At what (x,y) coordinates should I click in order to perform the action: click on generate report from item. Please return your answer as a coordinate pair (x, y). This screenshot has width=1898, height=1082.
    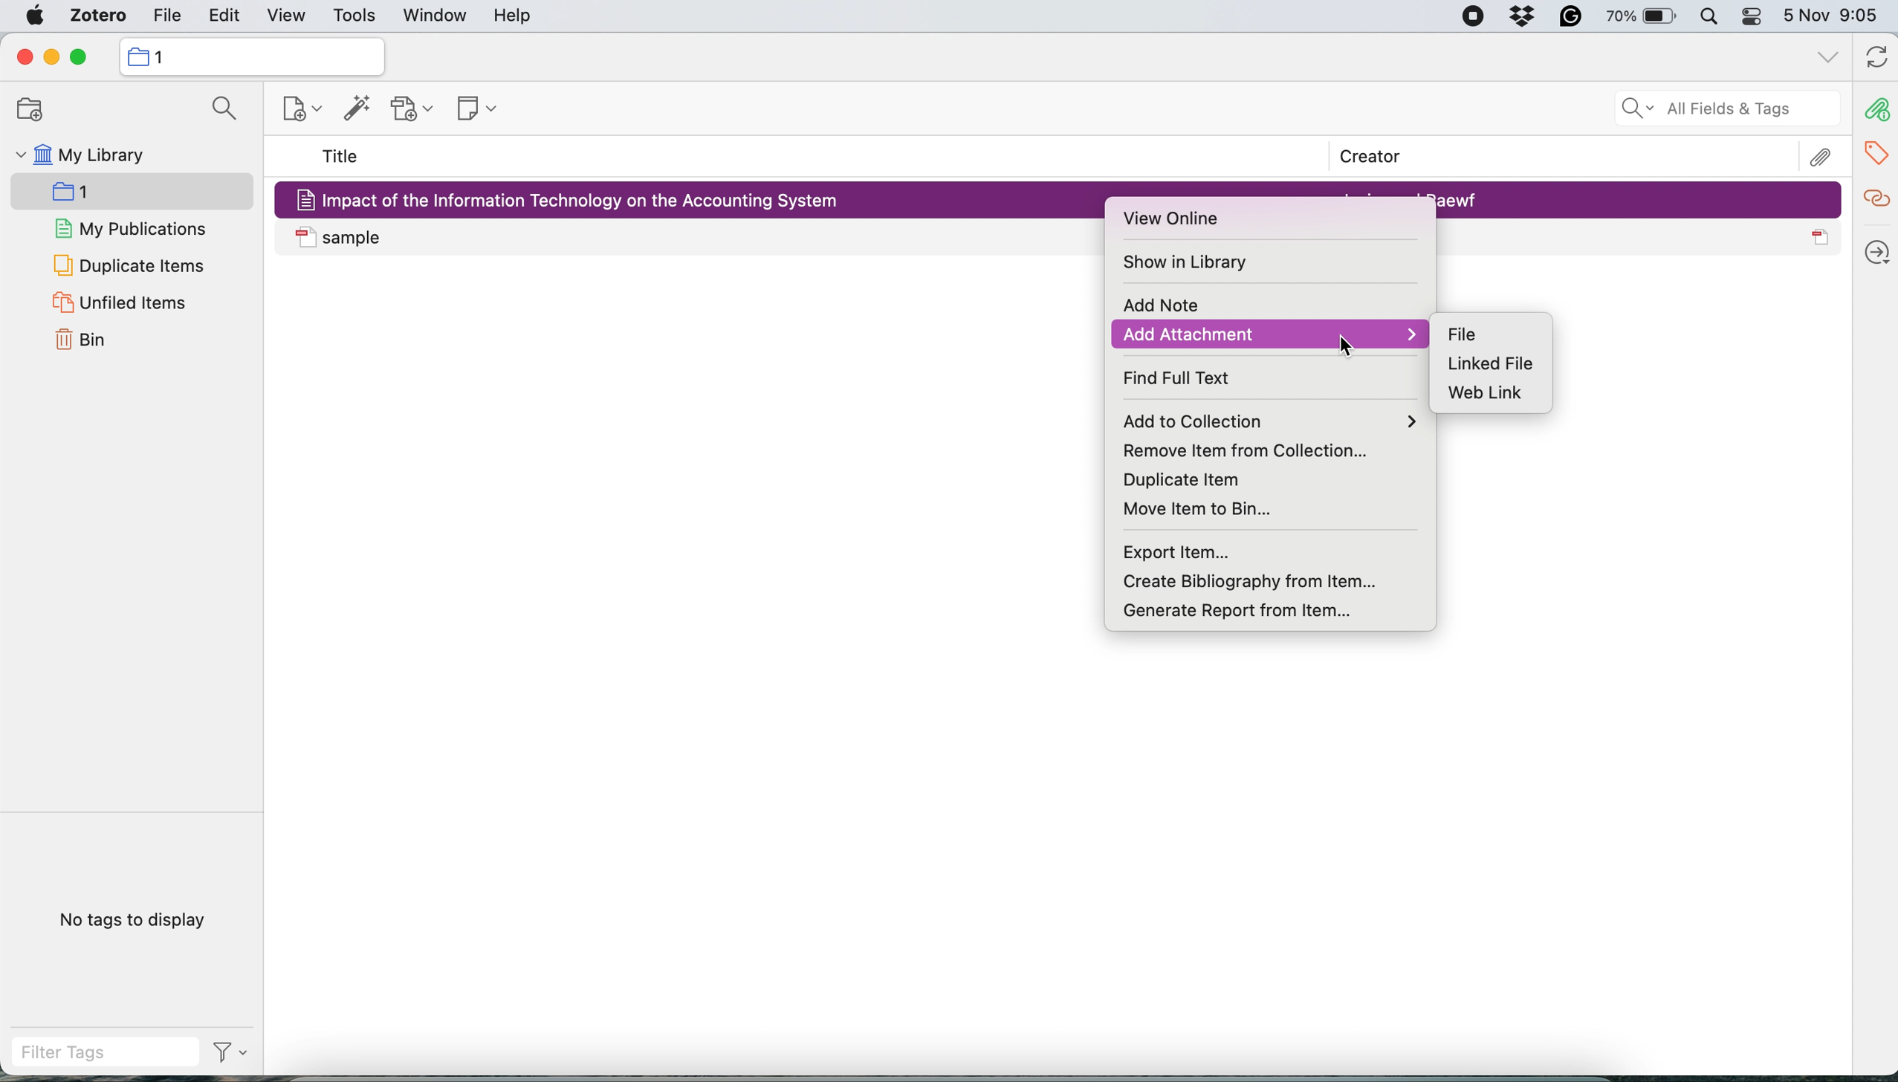
    Looking at the image, I should click on (1235, 606).